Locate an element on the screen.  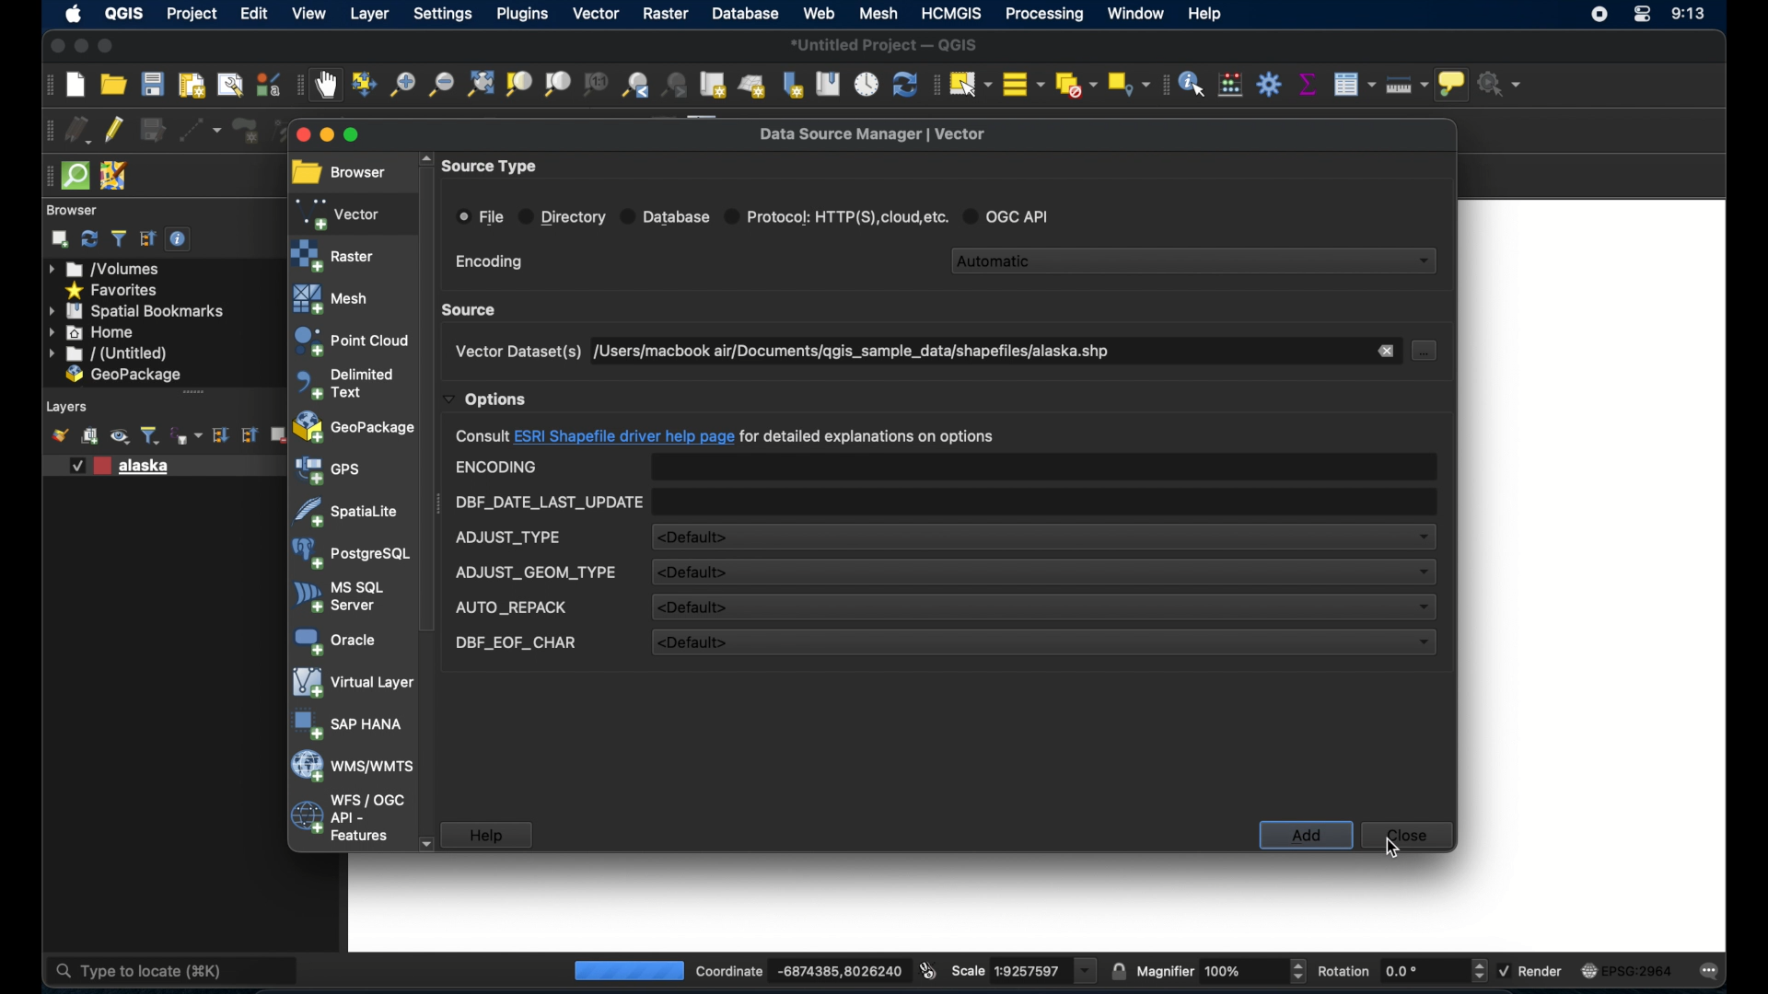
selection toolbar is located at coordinates (935, 84).